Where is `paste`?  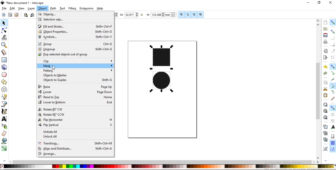 paste is located at coordinates (325, 95).